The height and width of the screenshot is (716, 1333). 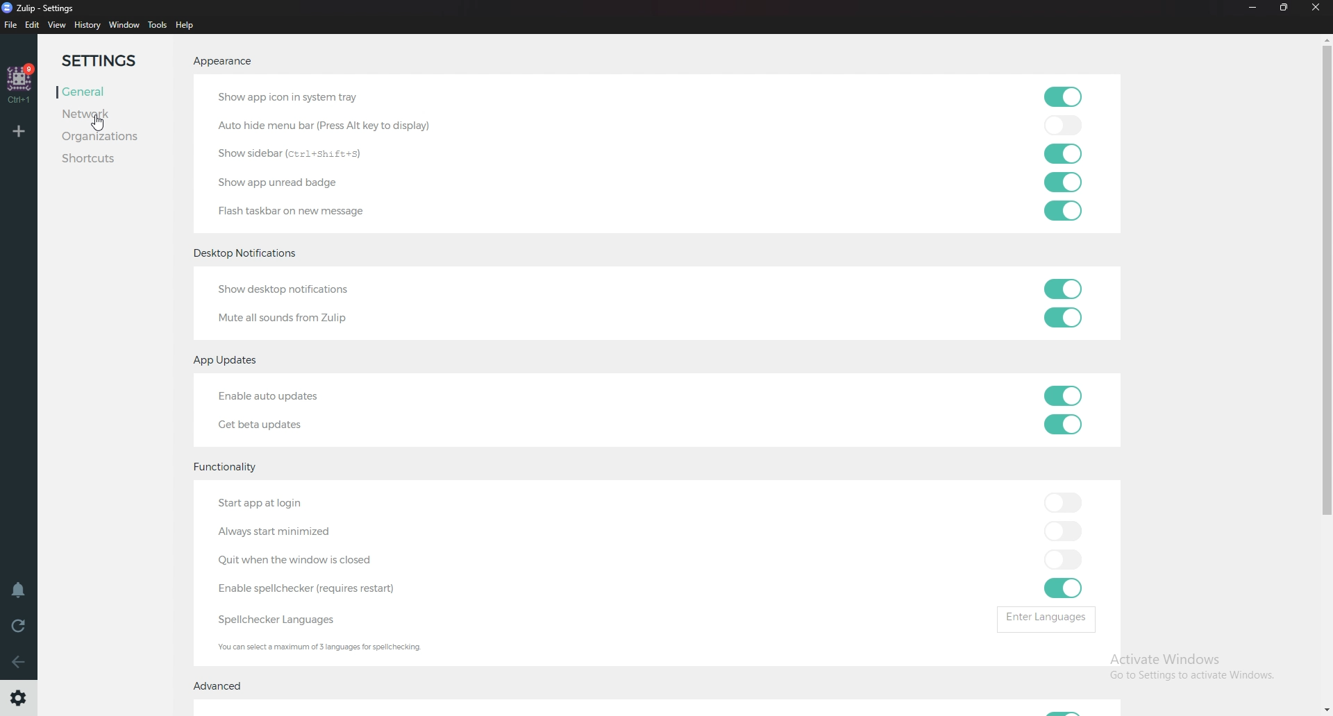 I want to click on toggle, so click(x=1064, y=423).